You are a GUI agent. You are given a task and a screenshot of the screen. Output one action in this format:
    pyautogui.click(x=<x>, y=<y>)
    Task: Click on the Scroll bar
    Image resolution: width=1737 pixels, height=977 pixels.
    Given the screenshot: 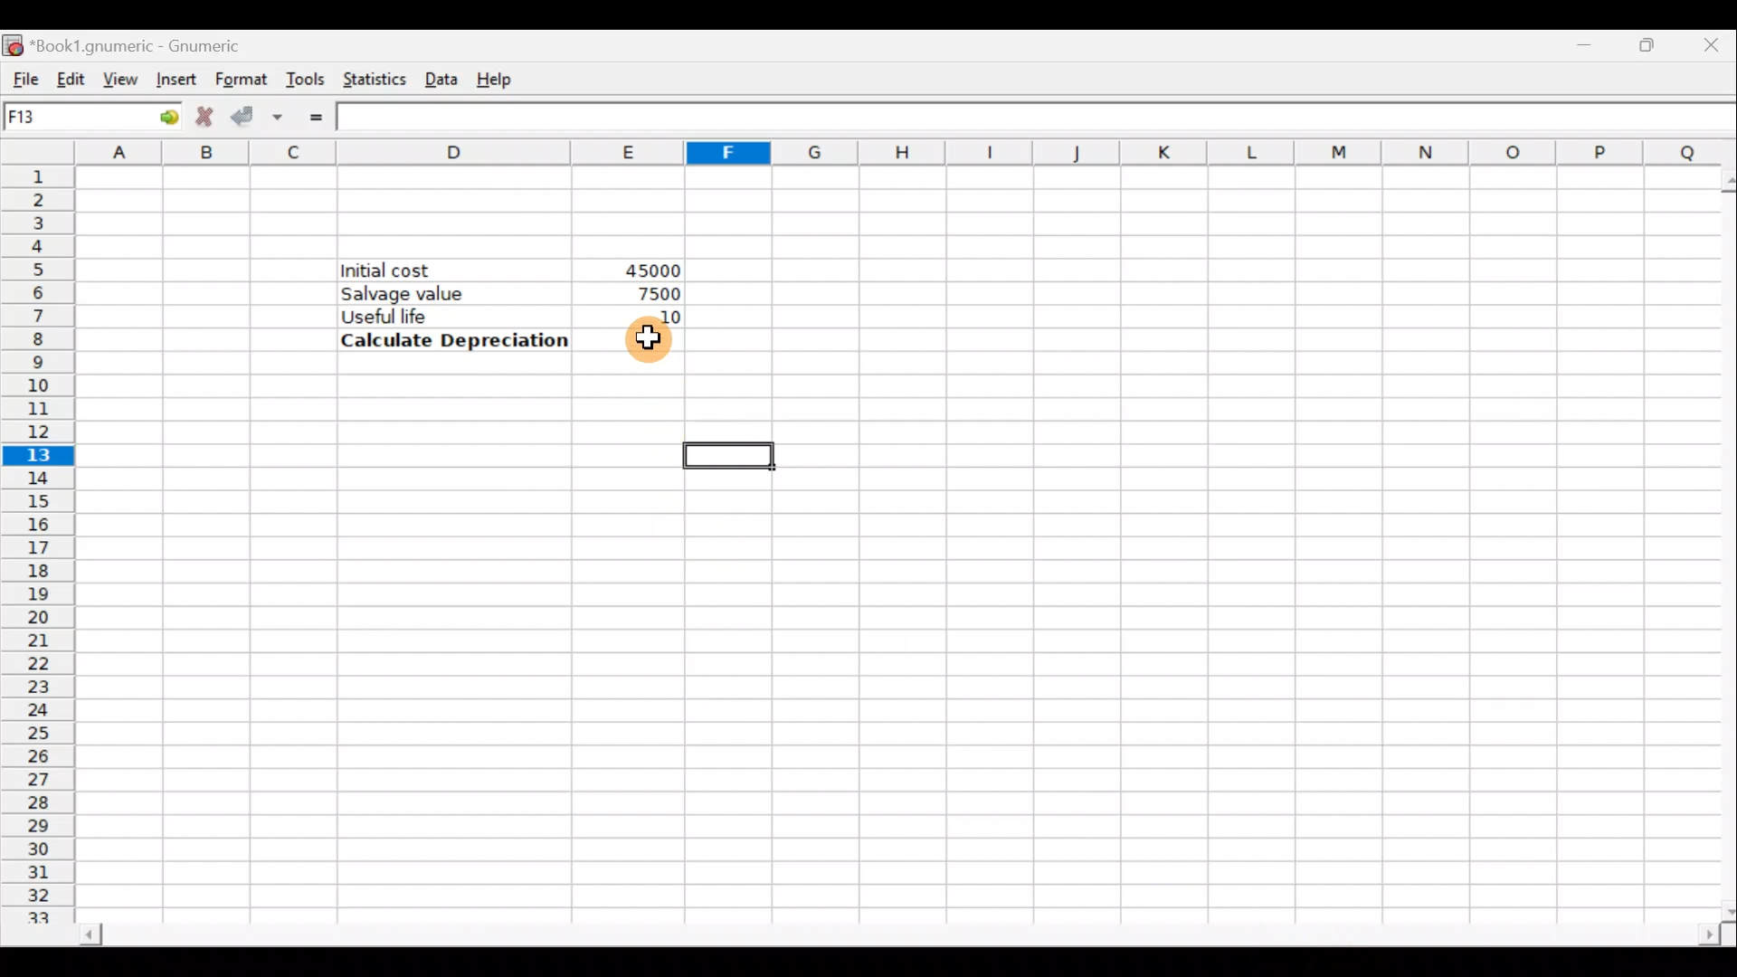 What is the action you would take?
    pyautogui.click(x=881, y=930)
    